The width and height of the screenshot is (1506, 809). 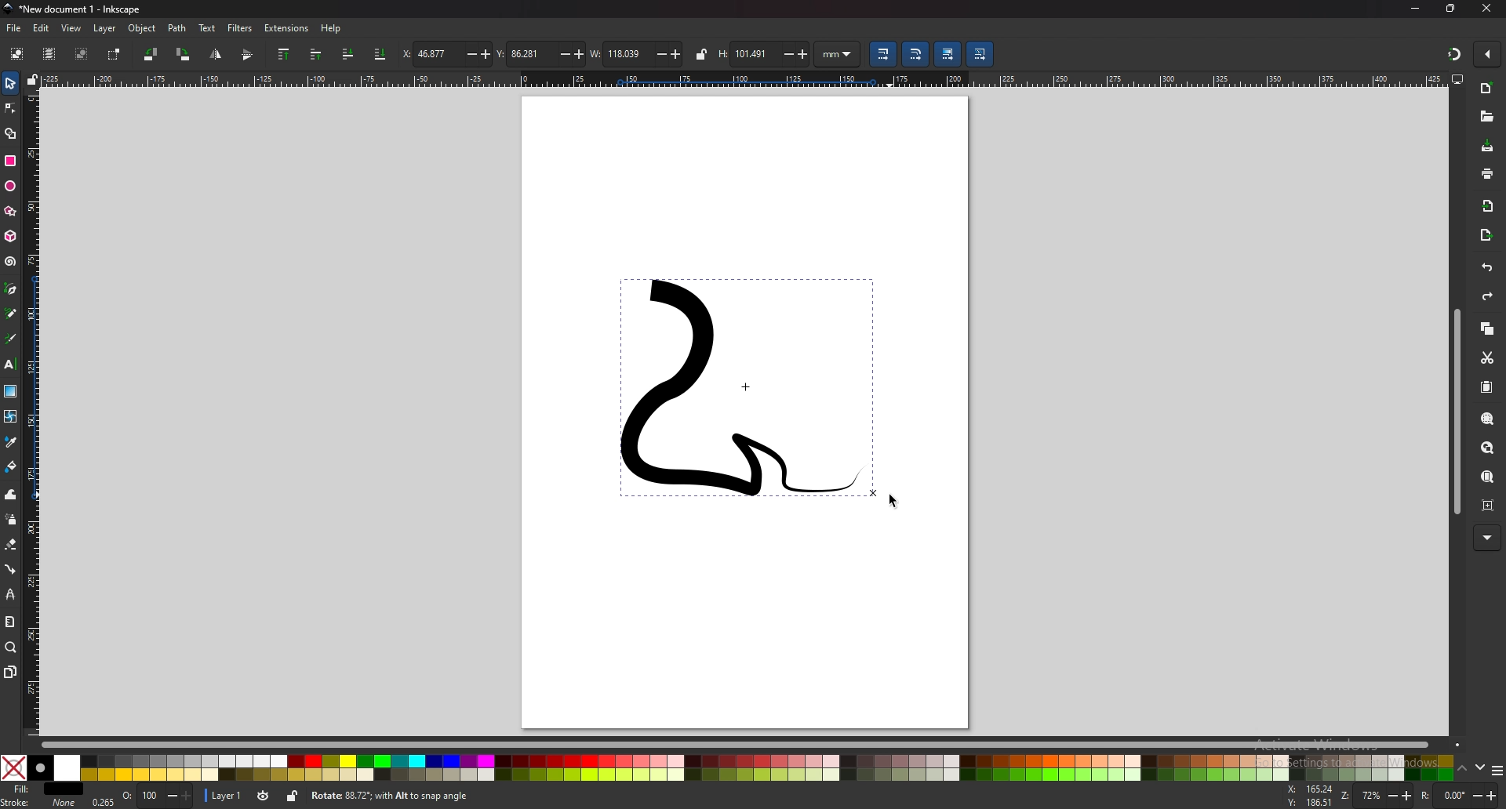 I want to click on redo, so click(x=1490, y=296).